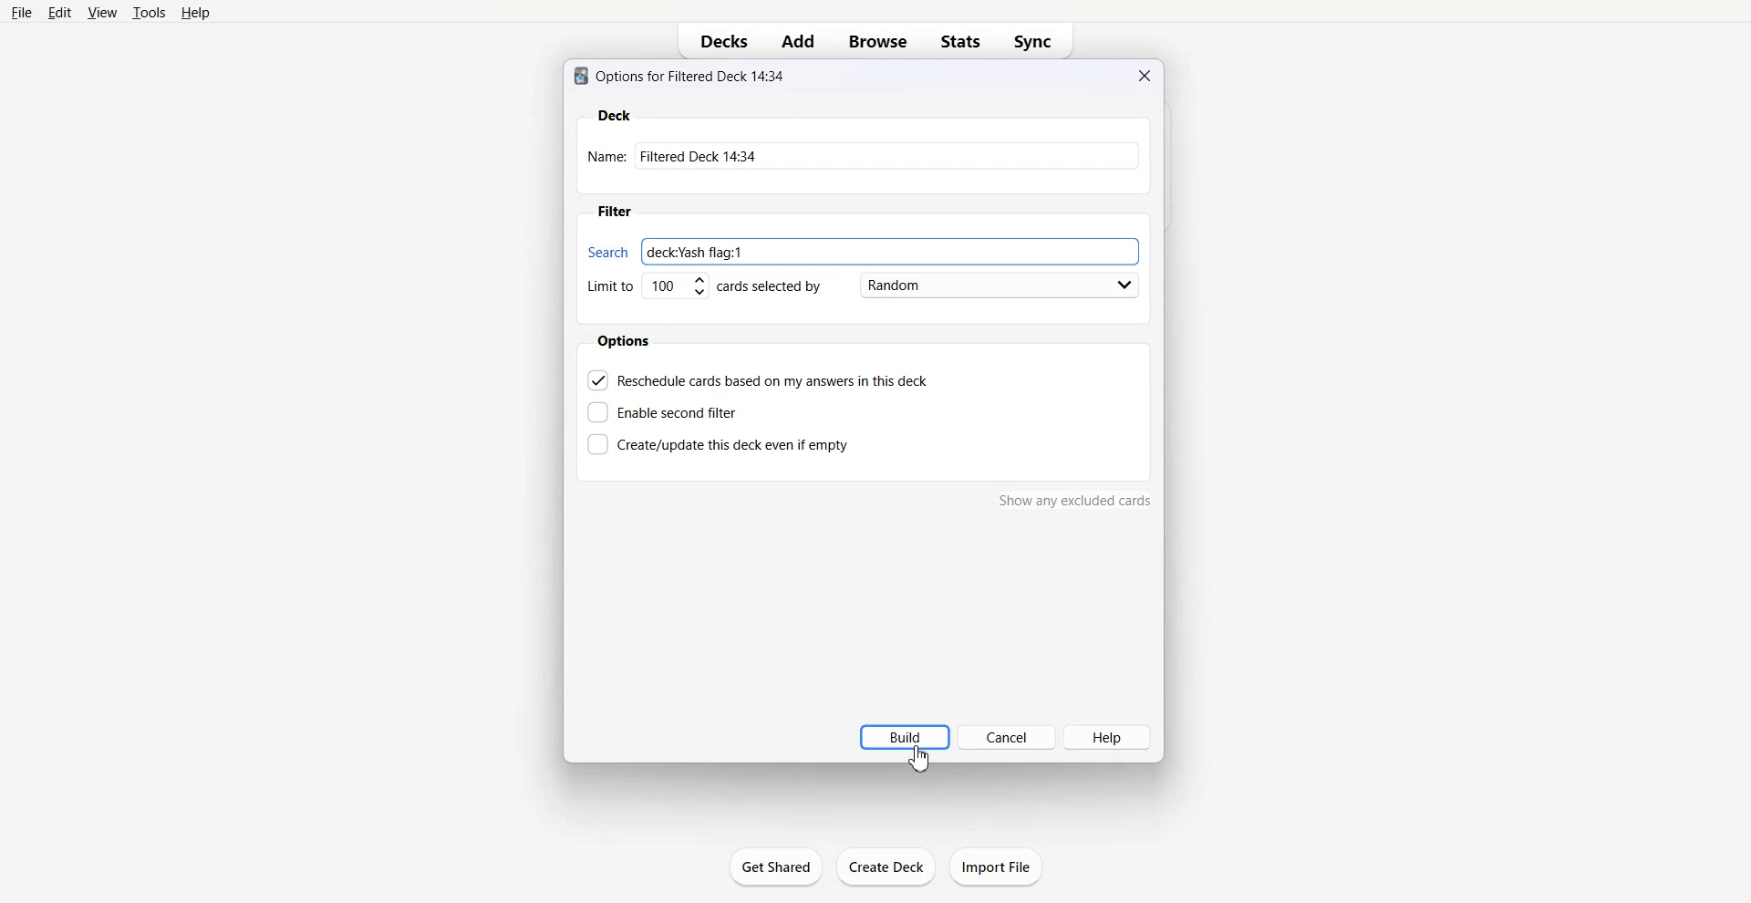 The image size is (1751, 903). What do you see at coordinates (624, 341) in the screenshot?
I see `Options` at bounding box center [624, 341].